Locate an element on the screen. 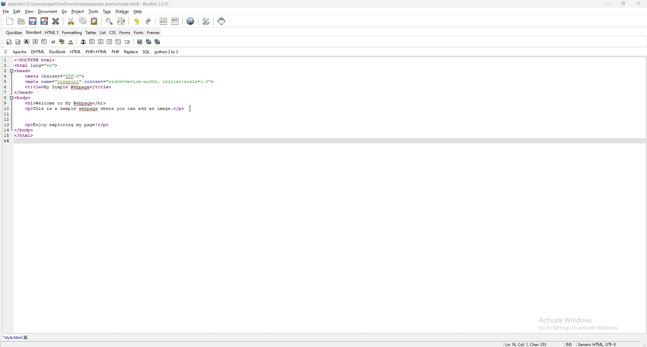 This screenshot has width=647, height=347. standard is located at coordinates (34, 33).